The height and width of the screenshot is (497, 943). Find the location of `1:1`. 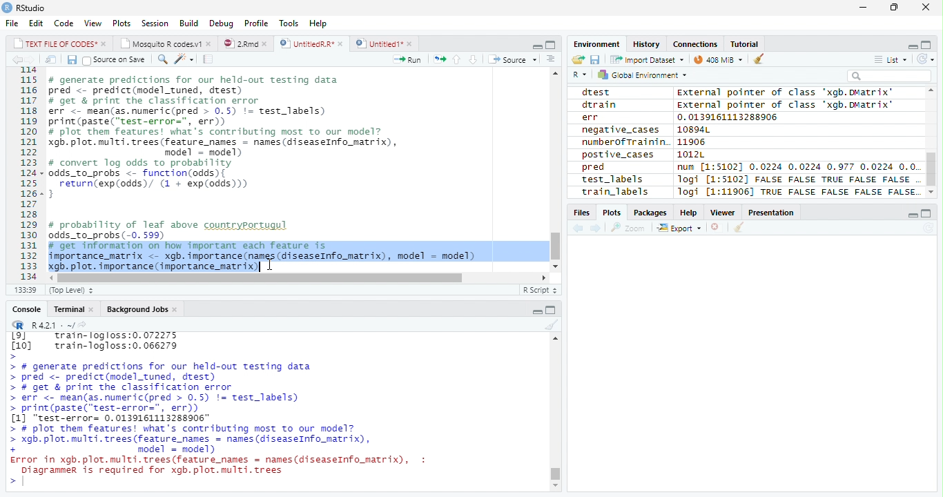

1:1 is located at coordinates (26, 289).